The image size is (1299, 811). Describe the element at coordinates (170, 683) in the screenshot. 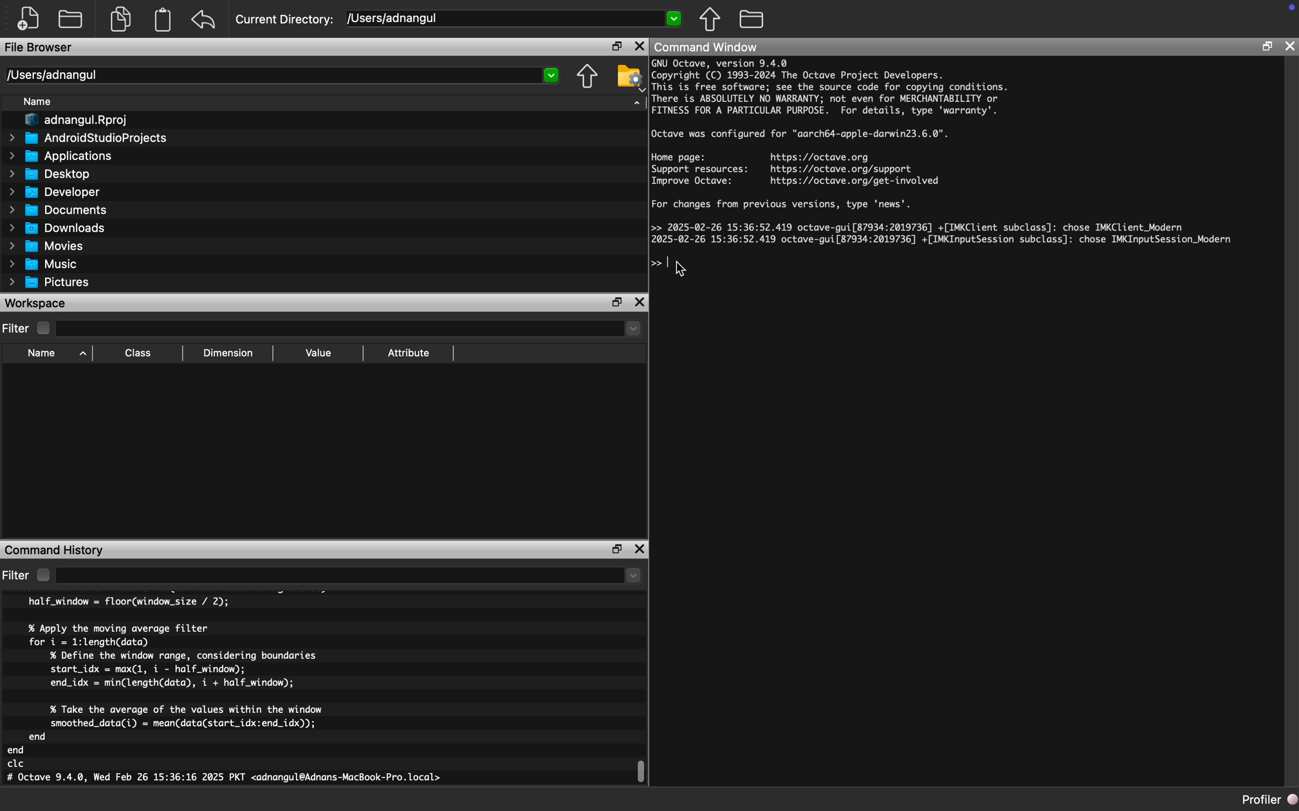

I see `half_window = floor(window_size / 2);
% Apply the moving average filter
for i = 1:length(data)
% Define the window range, considering boundaries
start_idx = max(1, i - half_window);
end_idx = min(length(data), i + half_window);
% Take the average of the values within the window
smoothed_data(i) = mean(data(start_idx:end_idx));
end
end
cle` at that location.